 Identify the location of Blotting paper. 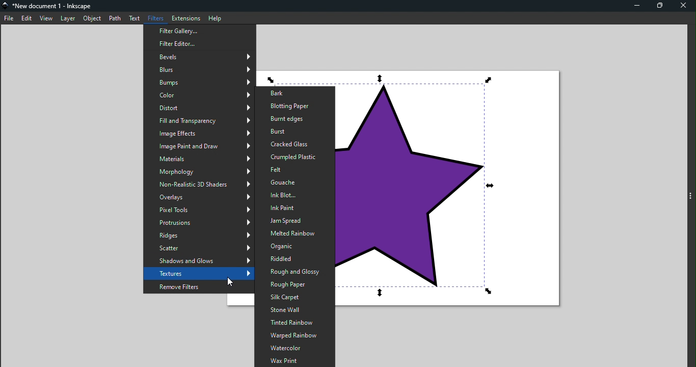
(295, 107).